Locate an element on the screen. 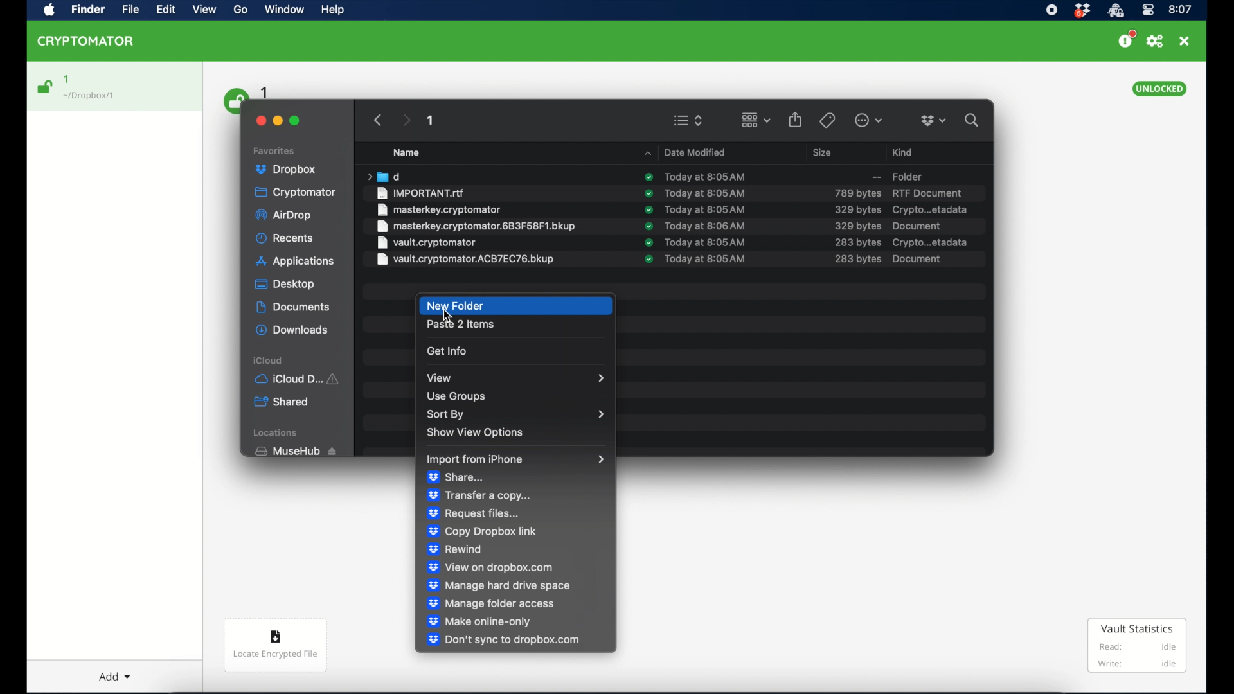 This screenshot has height=694, width=1234. crytptomator is located at coordinates (1115, 11).